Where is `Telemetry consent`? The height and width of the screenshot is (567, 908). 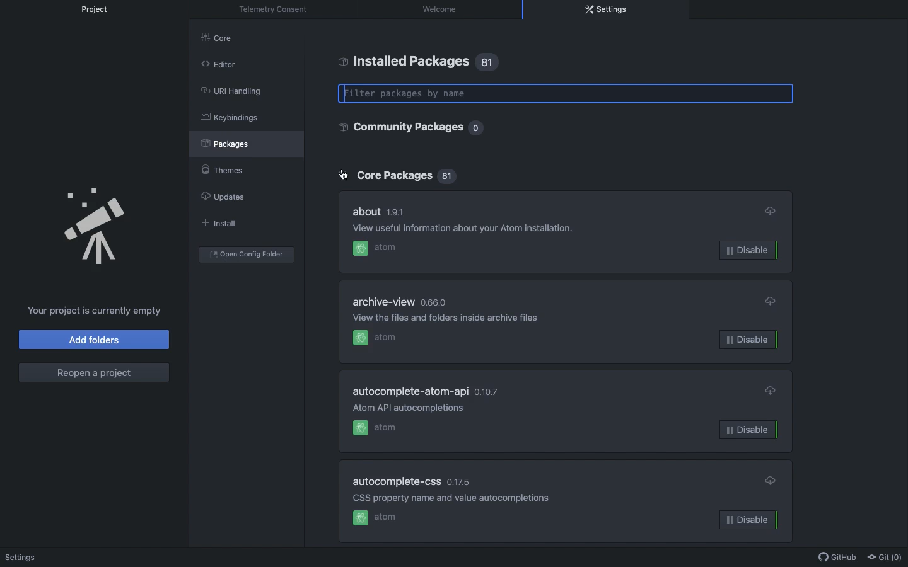 Telemetry consent is located at coordinates (277, 9).